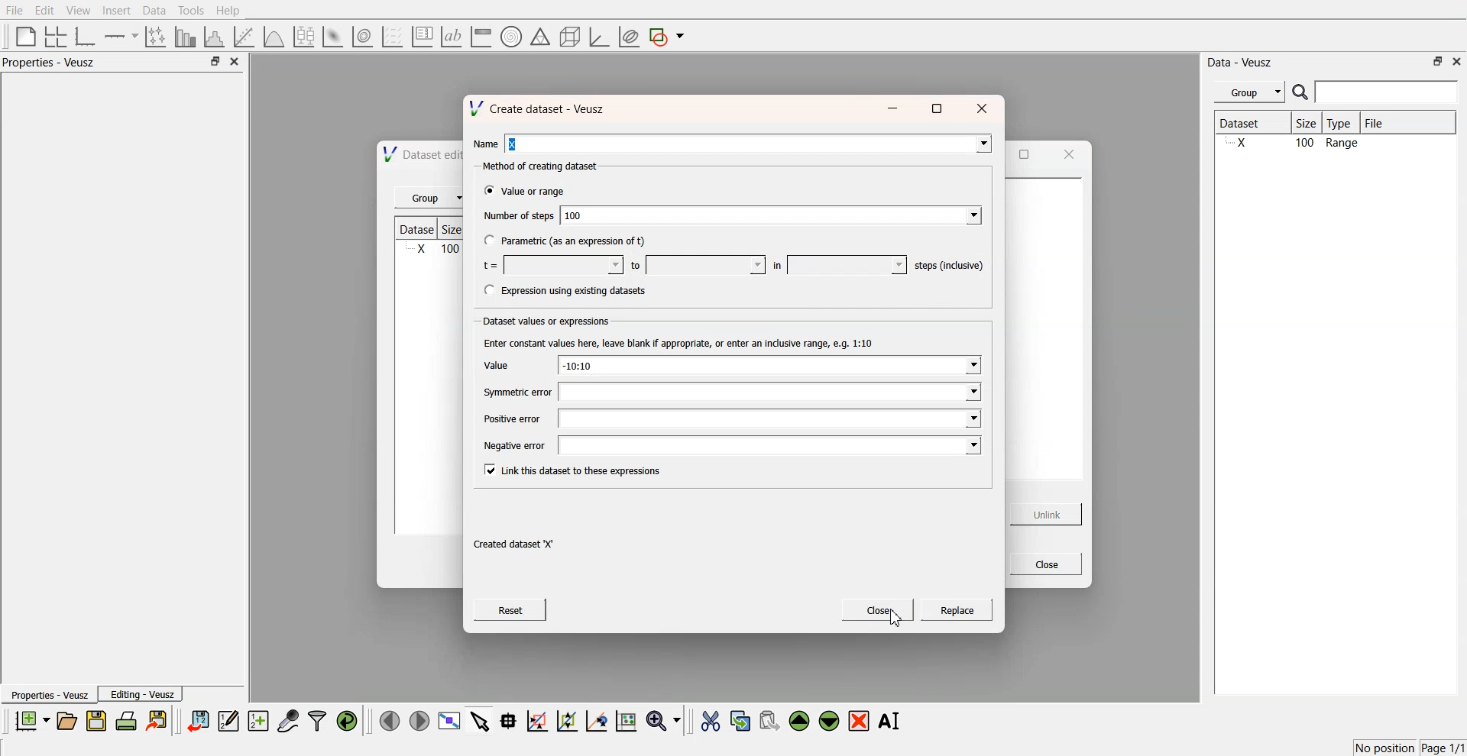 This screenshot has height=756, width=1467. Describe the element at coordinates (31, 720) in the screenshot. I see `new documents` at that location.